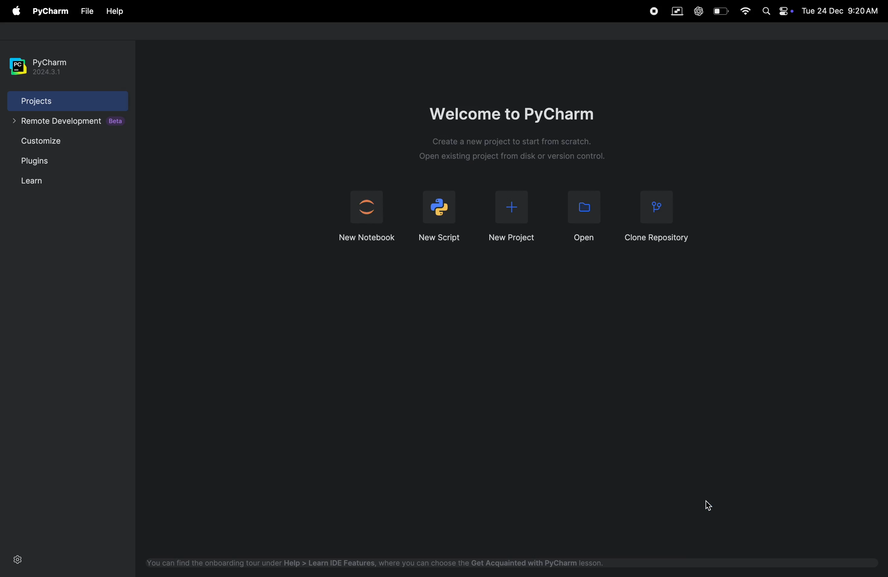 This screenshot has width=888, height=577. Describe the element at coordinates (659, 219) in the screenshot. I see `clone repository` at that location.